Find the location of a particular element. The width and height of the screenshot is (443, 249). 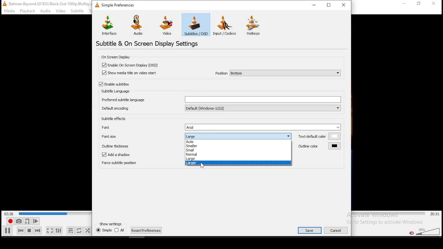

large is located at coordinates (238, 159).